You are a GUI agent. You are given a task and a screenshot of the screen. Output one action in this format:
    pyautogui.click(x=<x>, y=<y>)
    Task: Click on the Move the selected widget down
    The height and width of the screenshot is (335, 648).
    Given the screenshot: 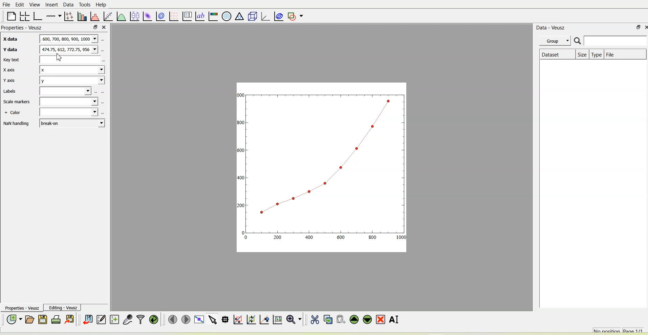 What is the action you would take?
    pyautogui.click(x=367, y=320)
    